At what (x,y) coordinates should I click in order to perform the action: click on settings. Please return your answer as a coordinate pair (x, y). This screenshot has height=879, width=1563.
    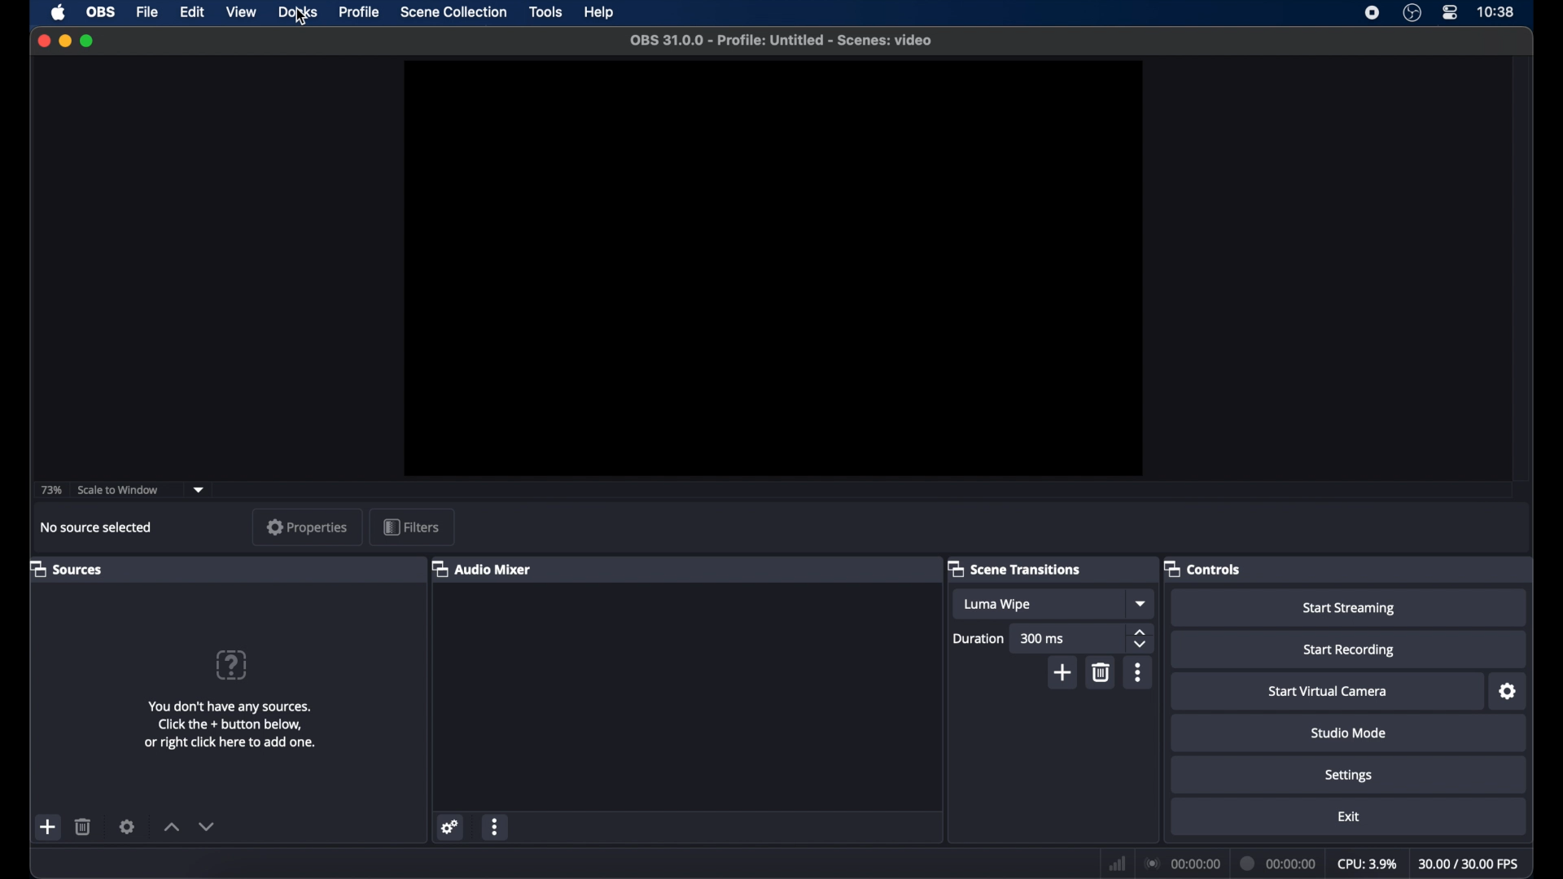
    Looking at the image, I should click on (1508, 692).